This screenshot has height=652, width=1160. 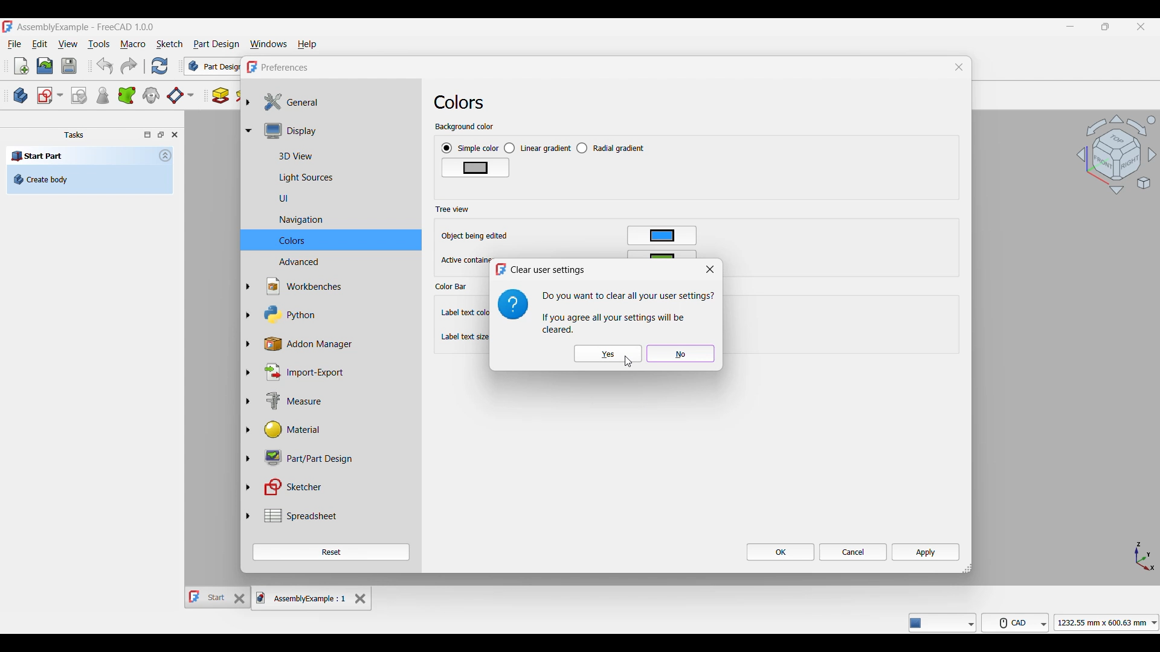 I want to click on Python, so click(x=282, y=315).